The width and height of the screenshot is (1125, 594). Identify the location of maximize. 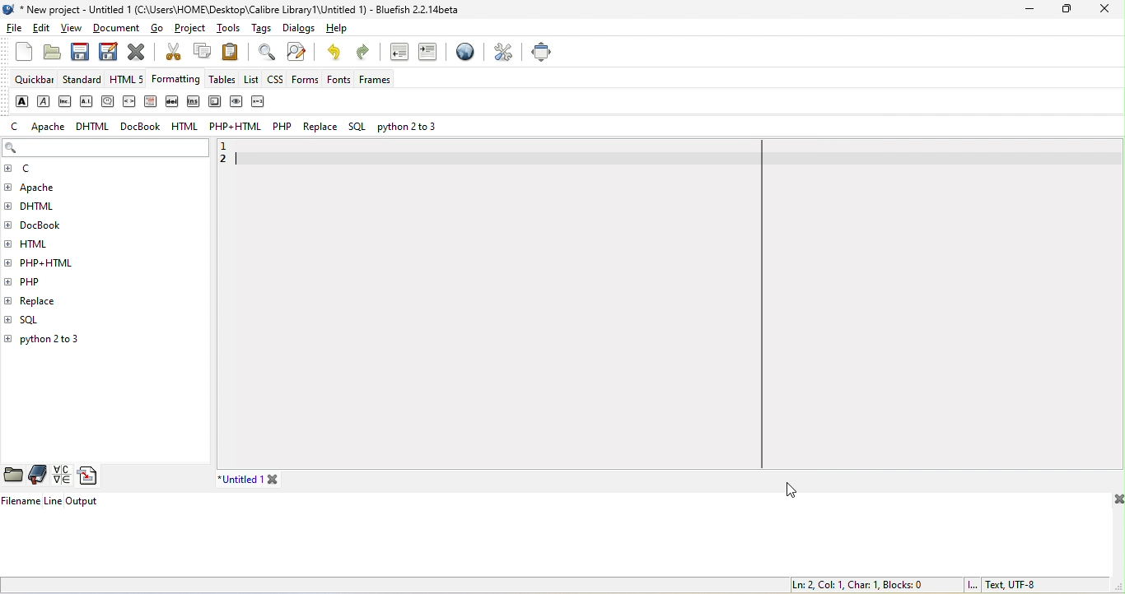
(1067, 11).